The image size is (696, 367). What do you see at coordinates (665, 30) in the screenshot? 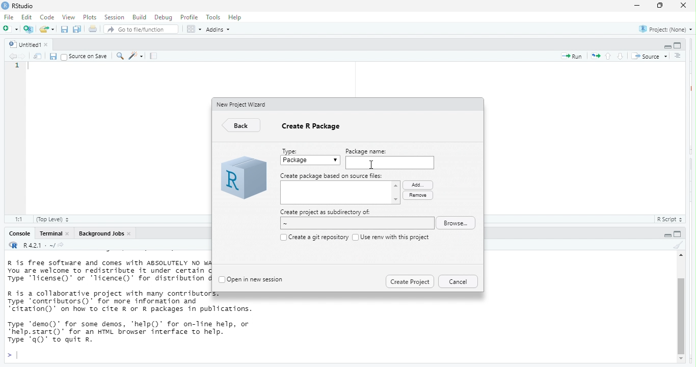
I see ` project: (None)` at bounding box center [665, 30].